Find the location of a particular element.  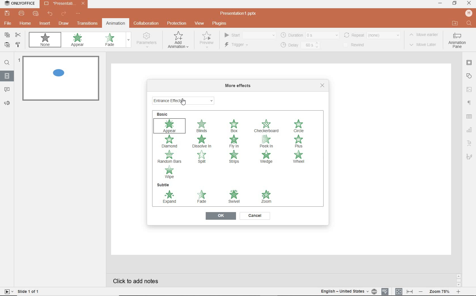

MORE EFFECTS is located at coordinates (239, 86).